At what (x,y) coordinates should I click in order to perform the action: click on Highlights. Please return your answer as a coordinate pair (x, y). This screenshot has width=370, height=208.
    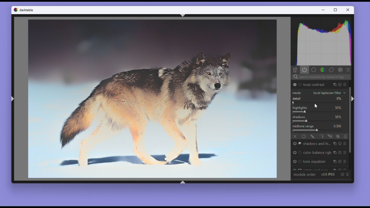
    Looking at the image, I should click on (299, 107).